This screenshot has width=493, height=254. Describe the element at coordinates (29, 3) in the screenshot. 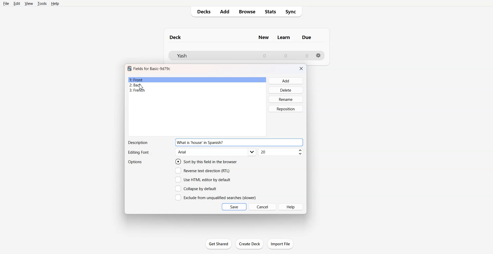

I see `View` at that location.